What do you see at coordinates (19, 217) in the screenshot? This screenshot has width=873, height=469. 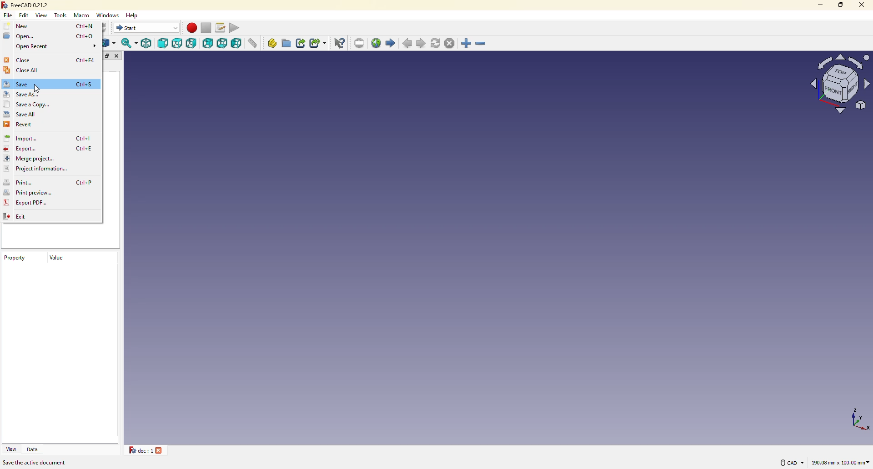 I see `exit` at bounding box center [19, 217].